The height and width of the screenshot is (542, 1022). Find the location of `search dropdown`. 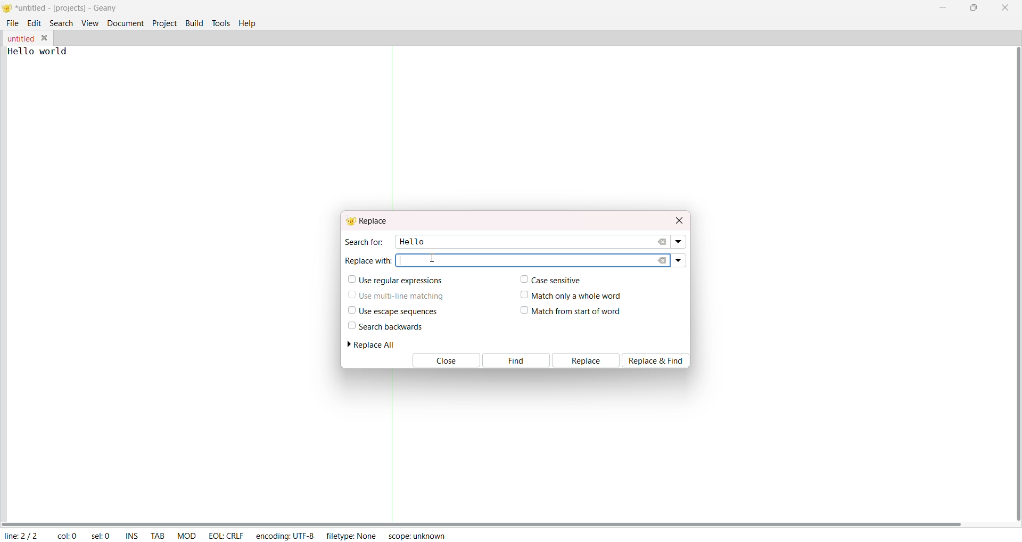

search dropdown is located at coordinates (680, 242).